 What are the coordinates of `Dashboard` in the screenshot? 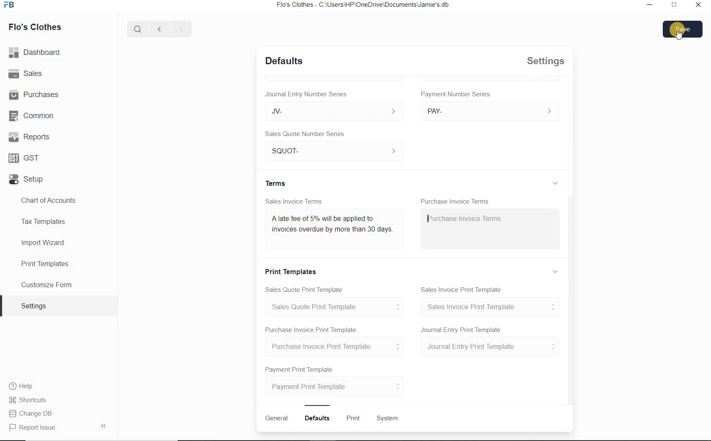 It's located at (37, 53).